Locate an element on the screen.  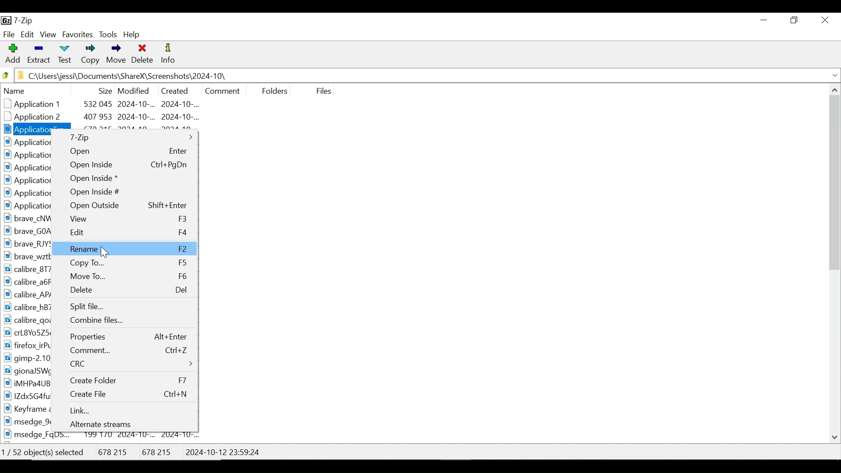
Application 1 532 045 2024-10-.. 2024-10-... is located at coordinates (113, 104).